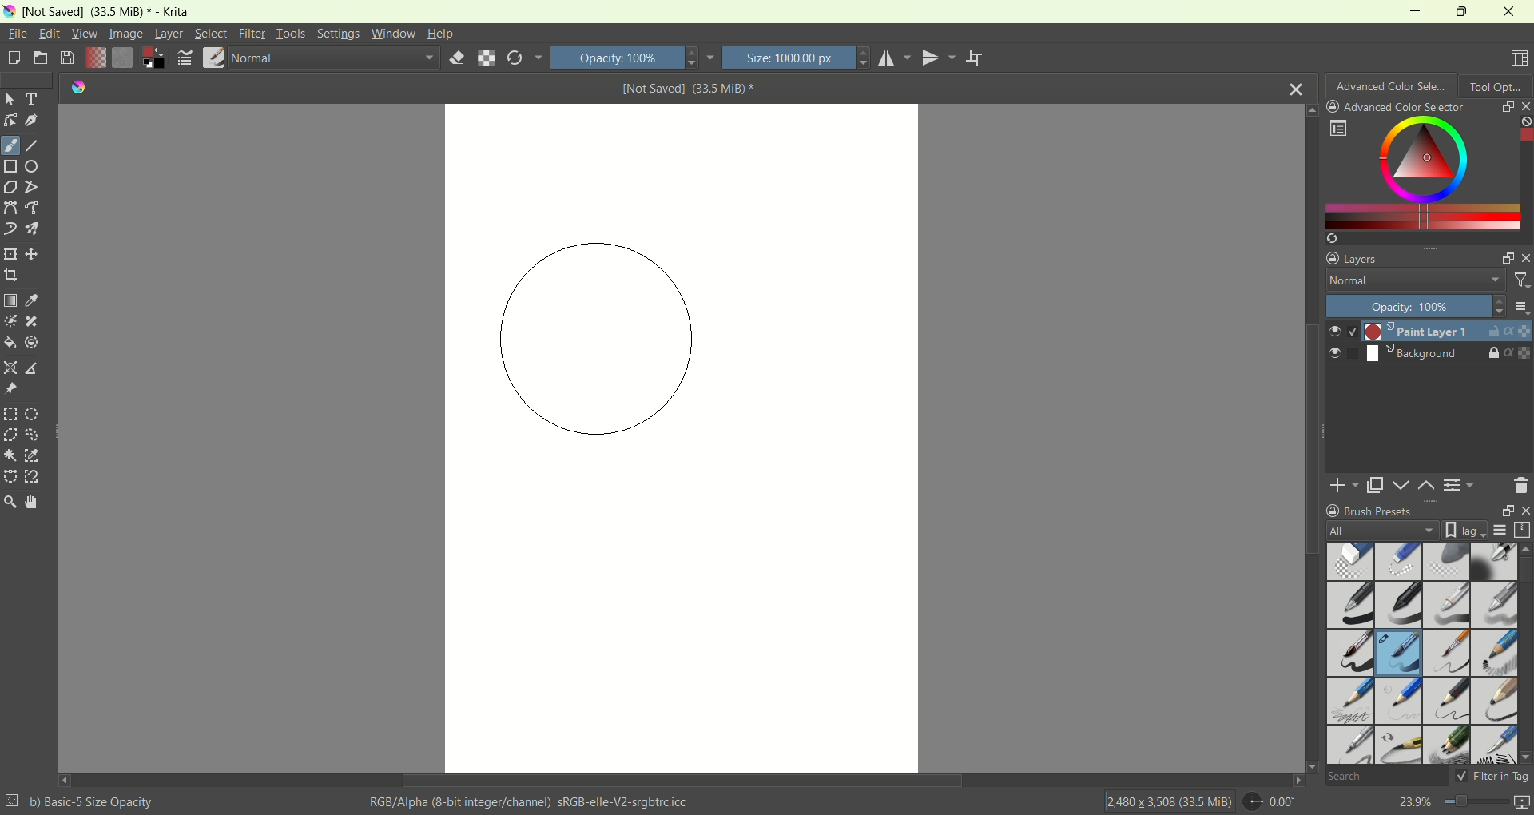  I want to click on reload, so click(524, 58).